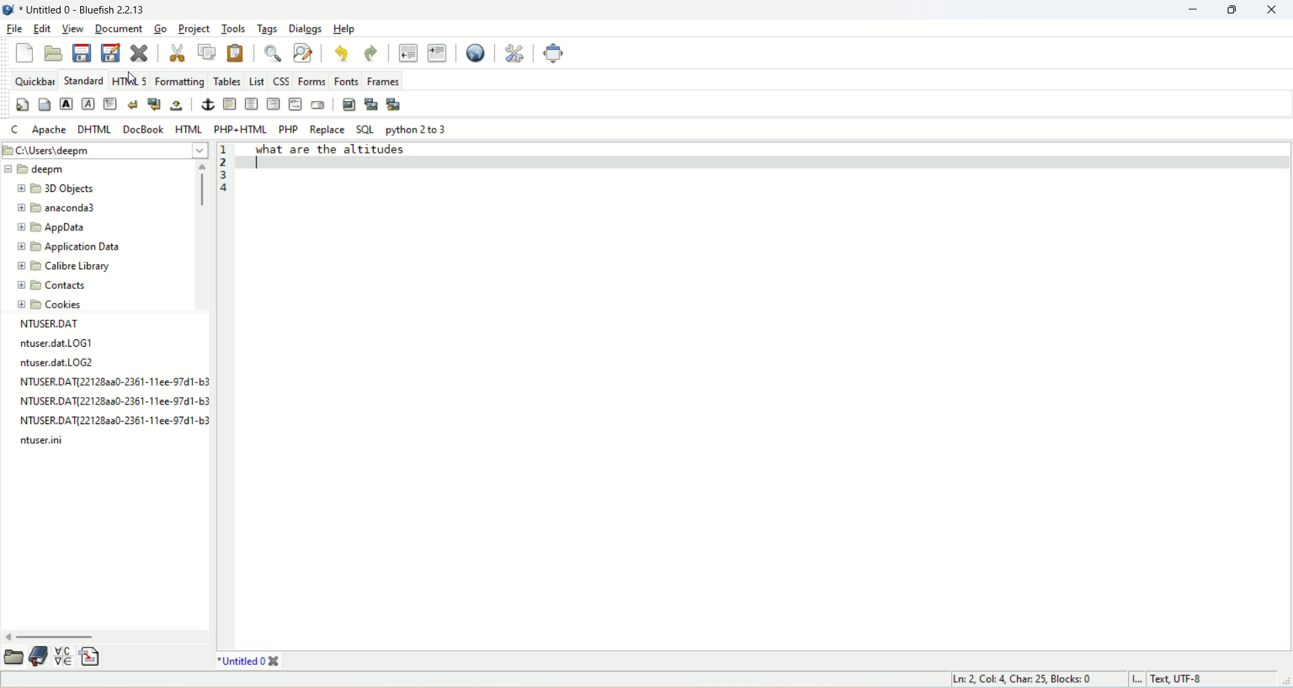 This screenshot has width=1293, height=688. What do you see at coordinates (347, 28) in the screenshot?
I see `help` at bounding box center [347, 28].